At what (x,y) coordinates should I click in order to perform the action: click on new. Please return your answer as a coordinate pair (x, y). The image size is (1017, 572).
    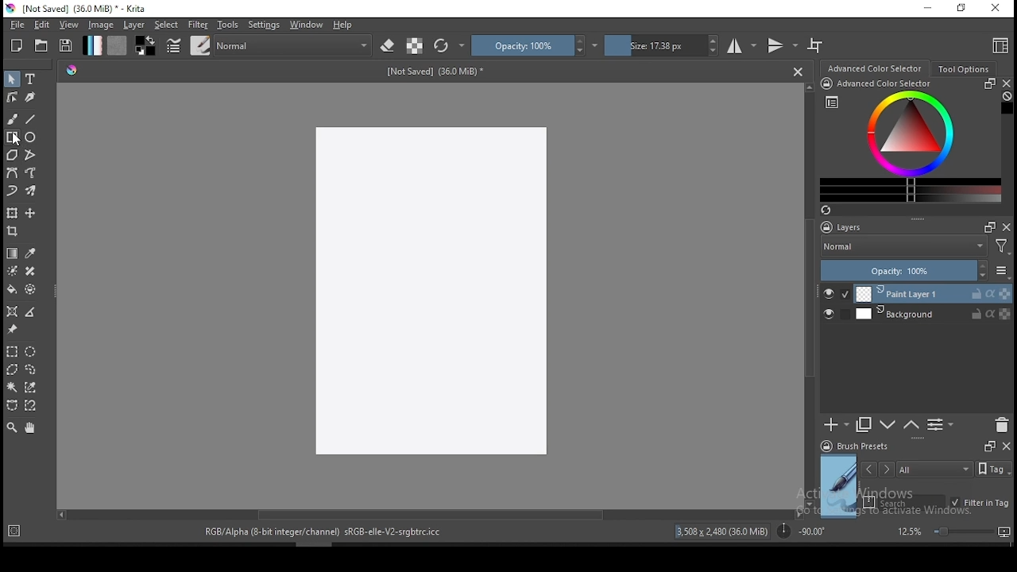
    Looking at the image, I should click on (17, 45).